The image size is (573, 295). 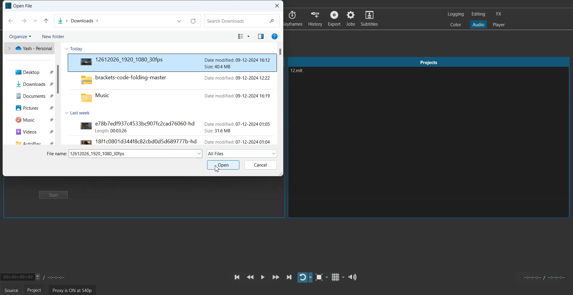 What do you see at coordinates (55, 195) in the screenshot?
I see `Start` at bounding box center [55, 195].